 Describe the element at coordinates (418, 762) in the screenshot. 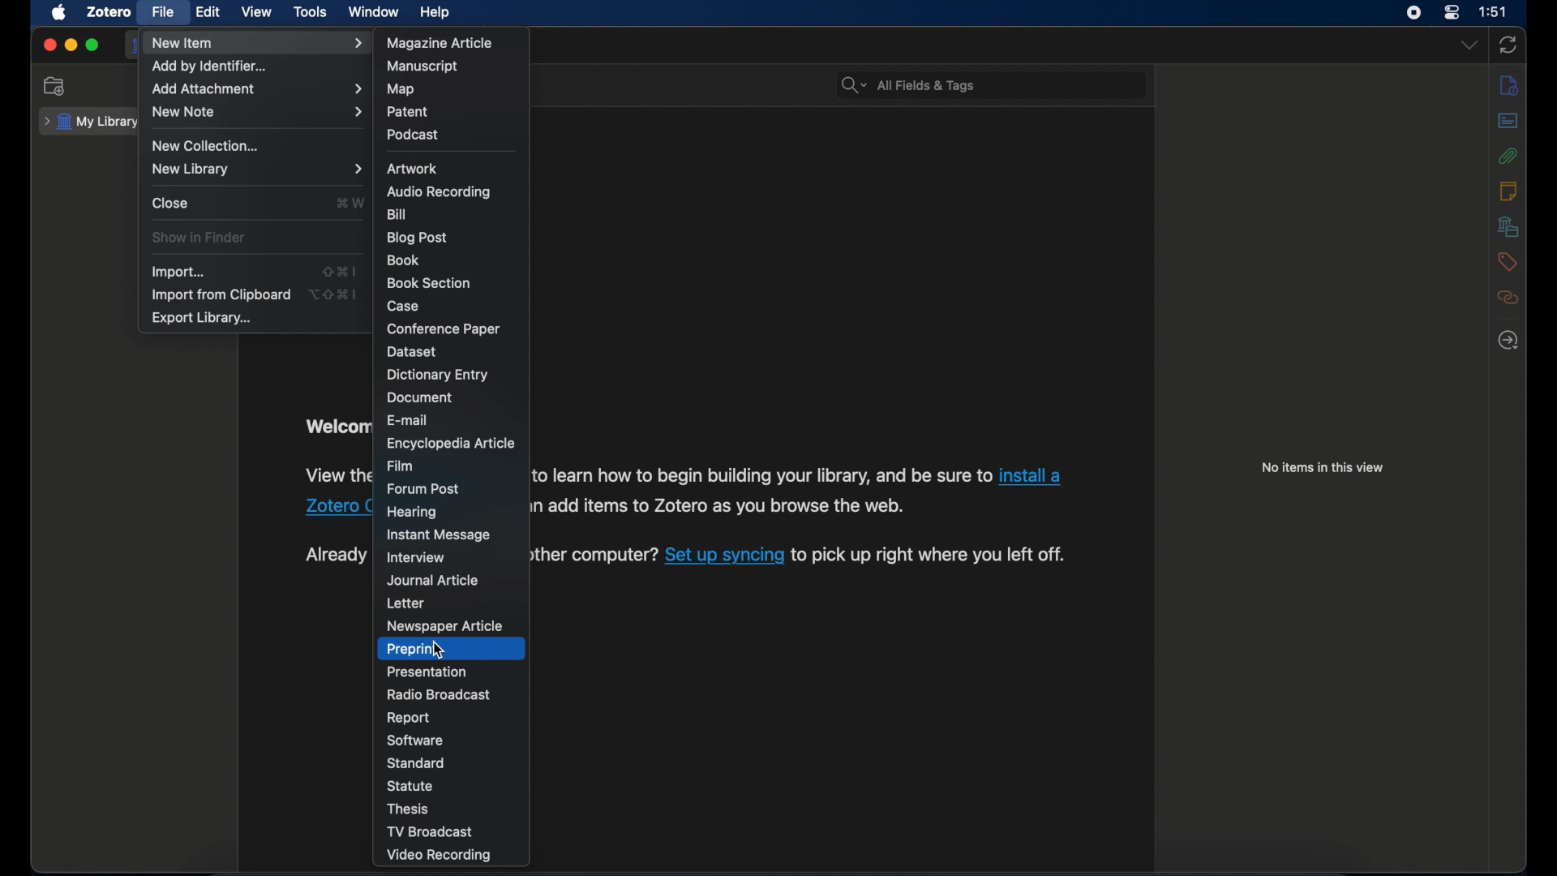

I see `standard` at that location.